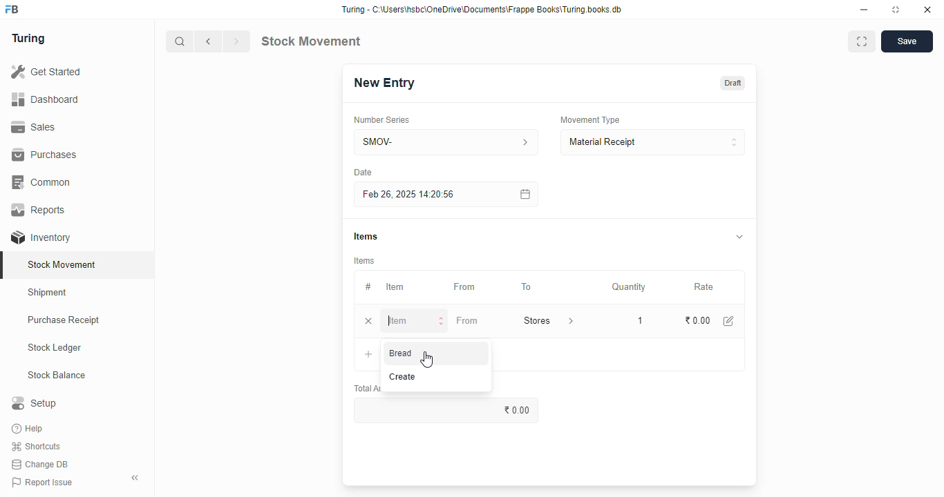  I want to click on total amount, so click(366, 389).